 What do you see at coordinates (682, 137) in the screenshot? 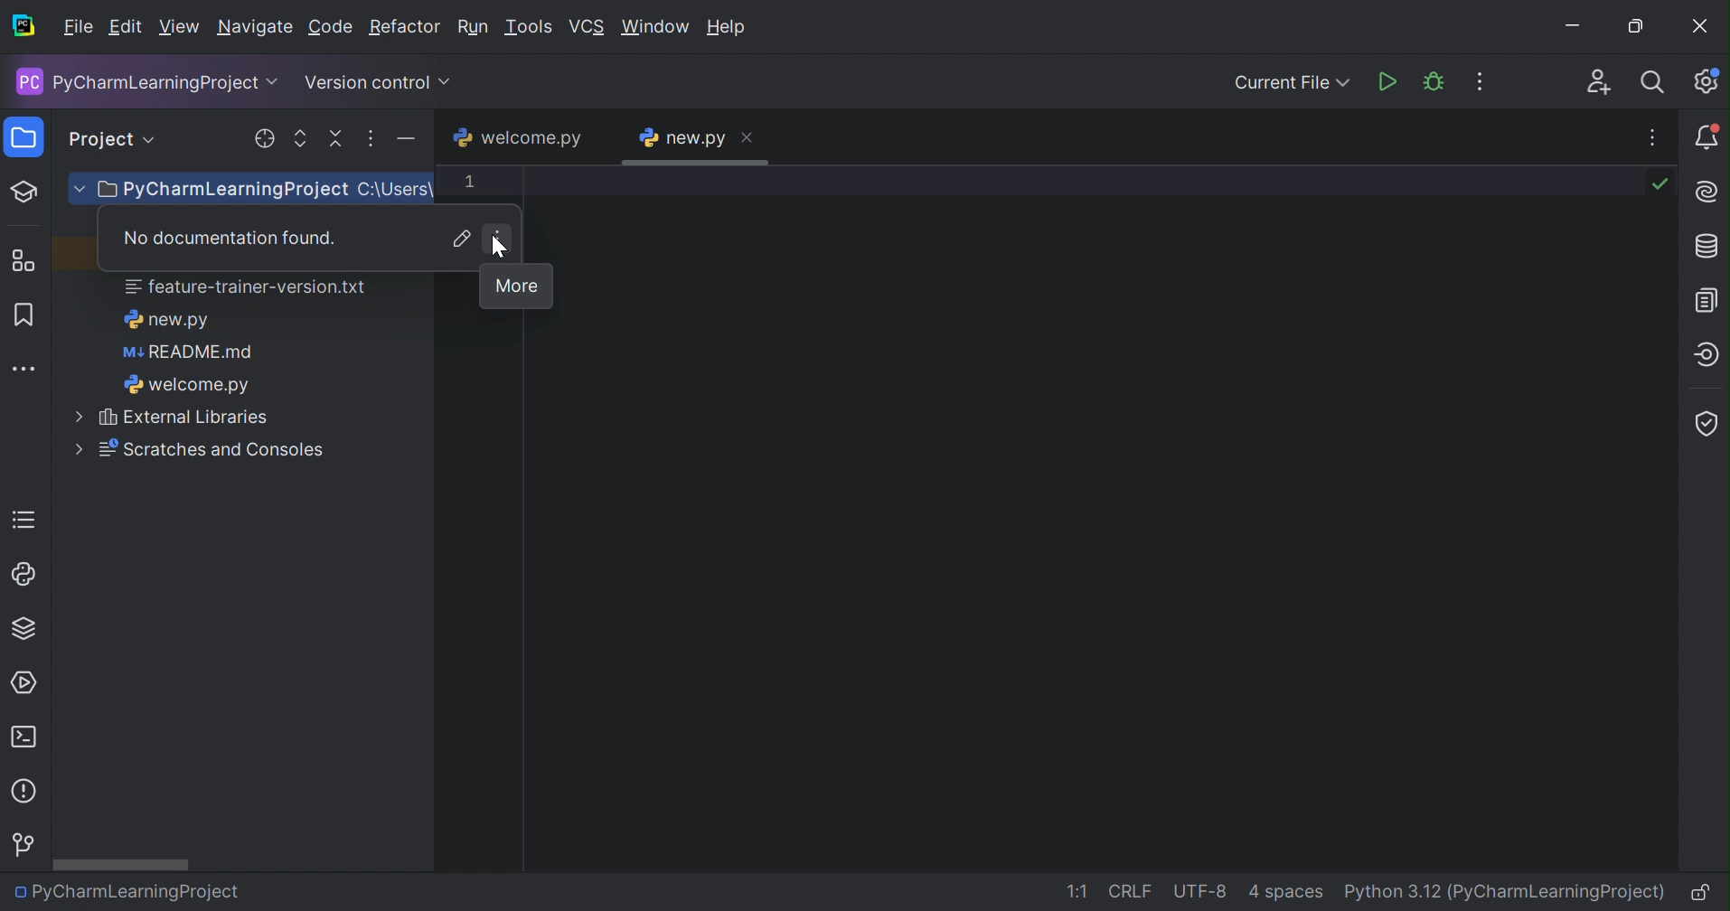
I see `new.py` at bounding box center [682, 137].